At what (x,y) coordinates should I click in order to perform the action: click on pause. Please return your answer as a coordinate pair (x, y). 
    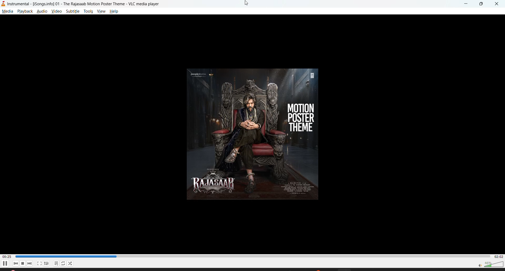
    Looking at the image, I should click on (6, 264).